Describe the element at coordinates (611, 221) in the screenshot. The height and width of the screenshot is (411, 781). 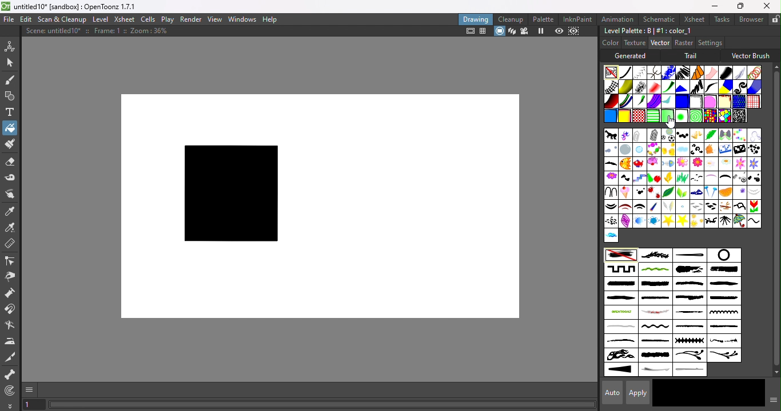
I see `Sign` at that location.